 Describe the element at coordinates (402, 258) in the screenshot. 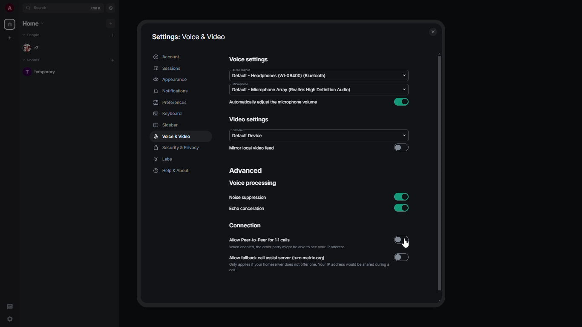

I see `disabled` at that location.